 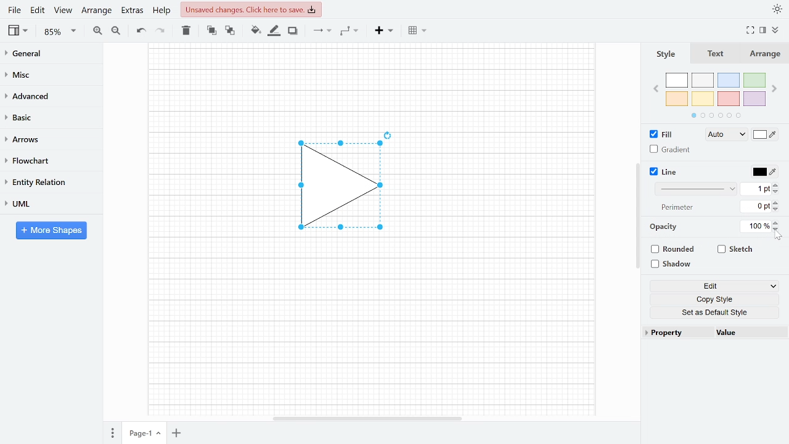 I want to click on To front, so click(x=211, y=30).